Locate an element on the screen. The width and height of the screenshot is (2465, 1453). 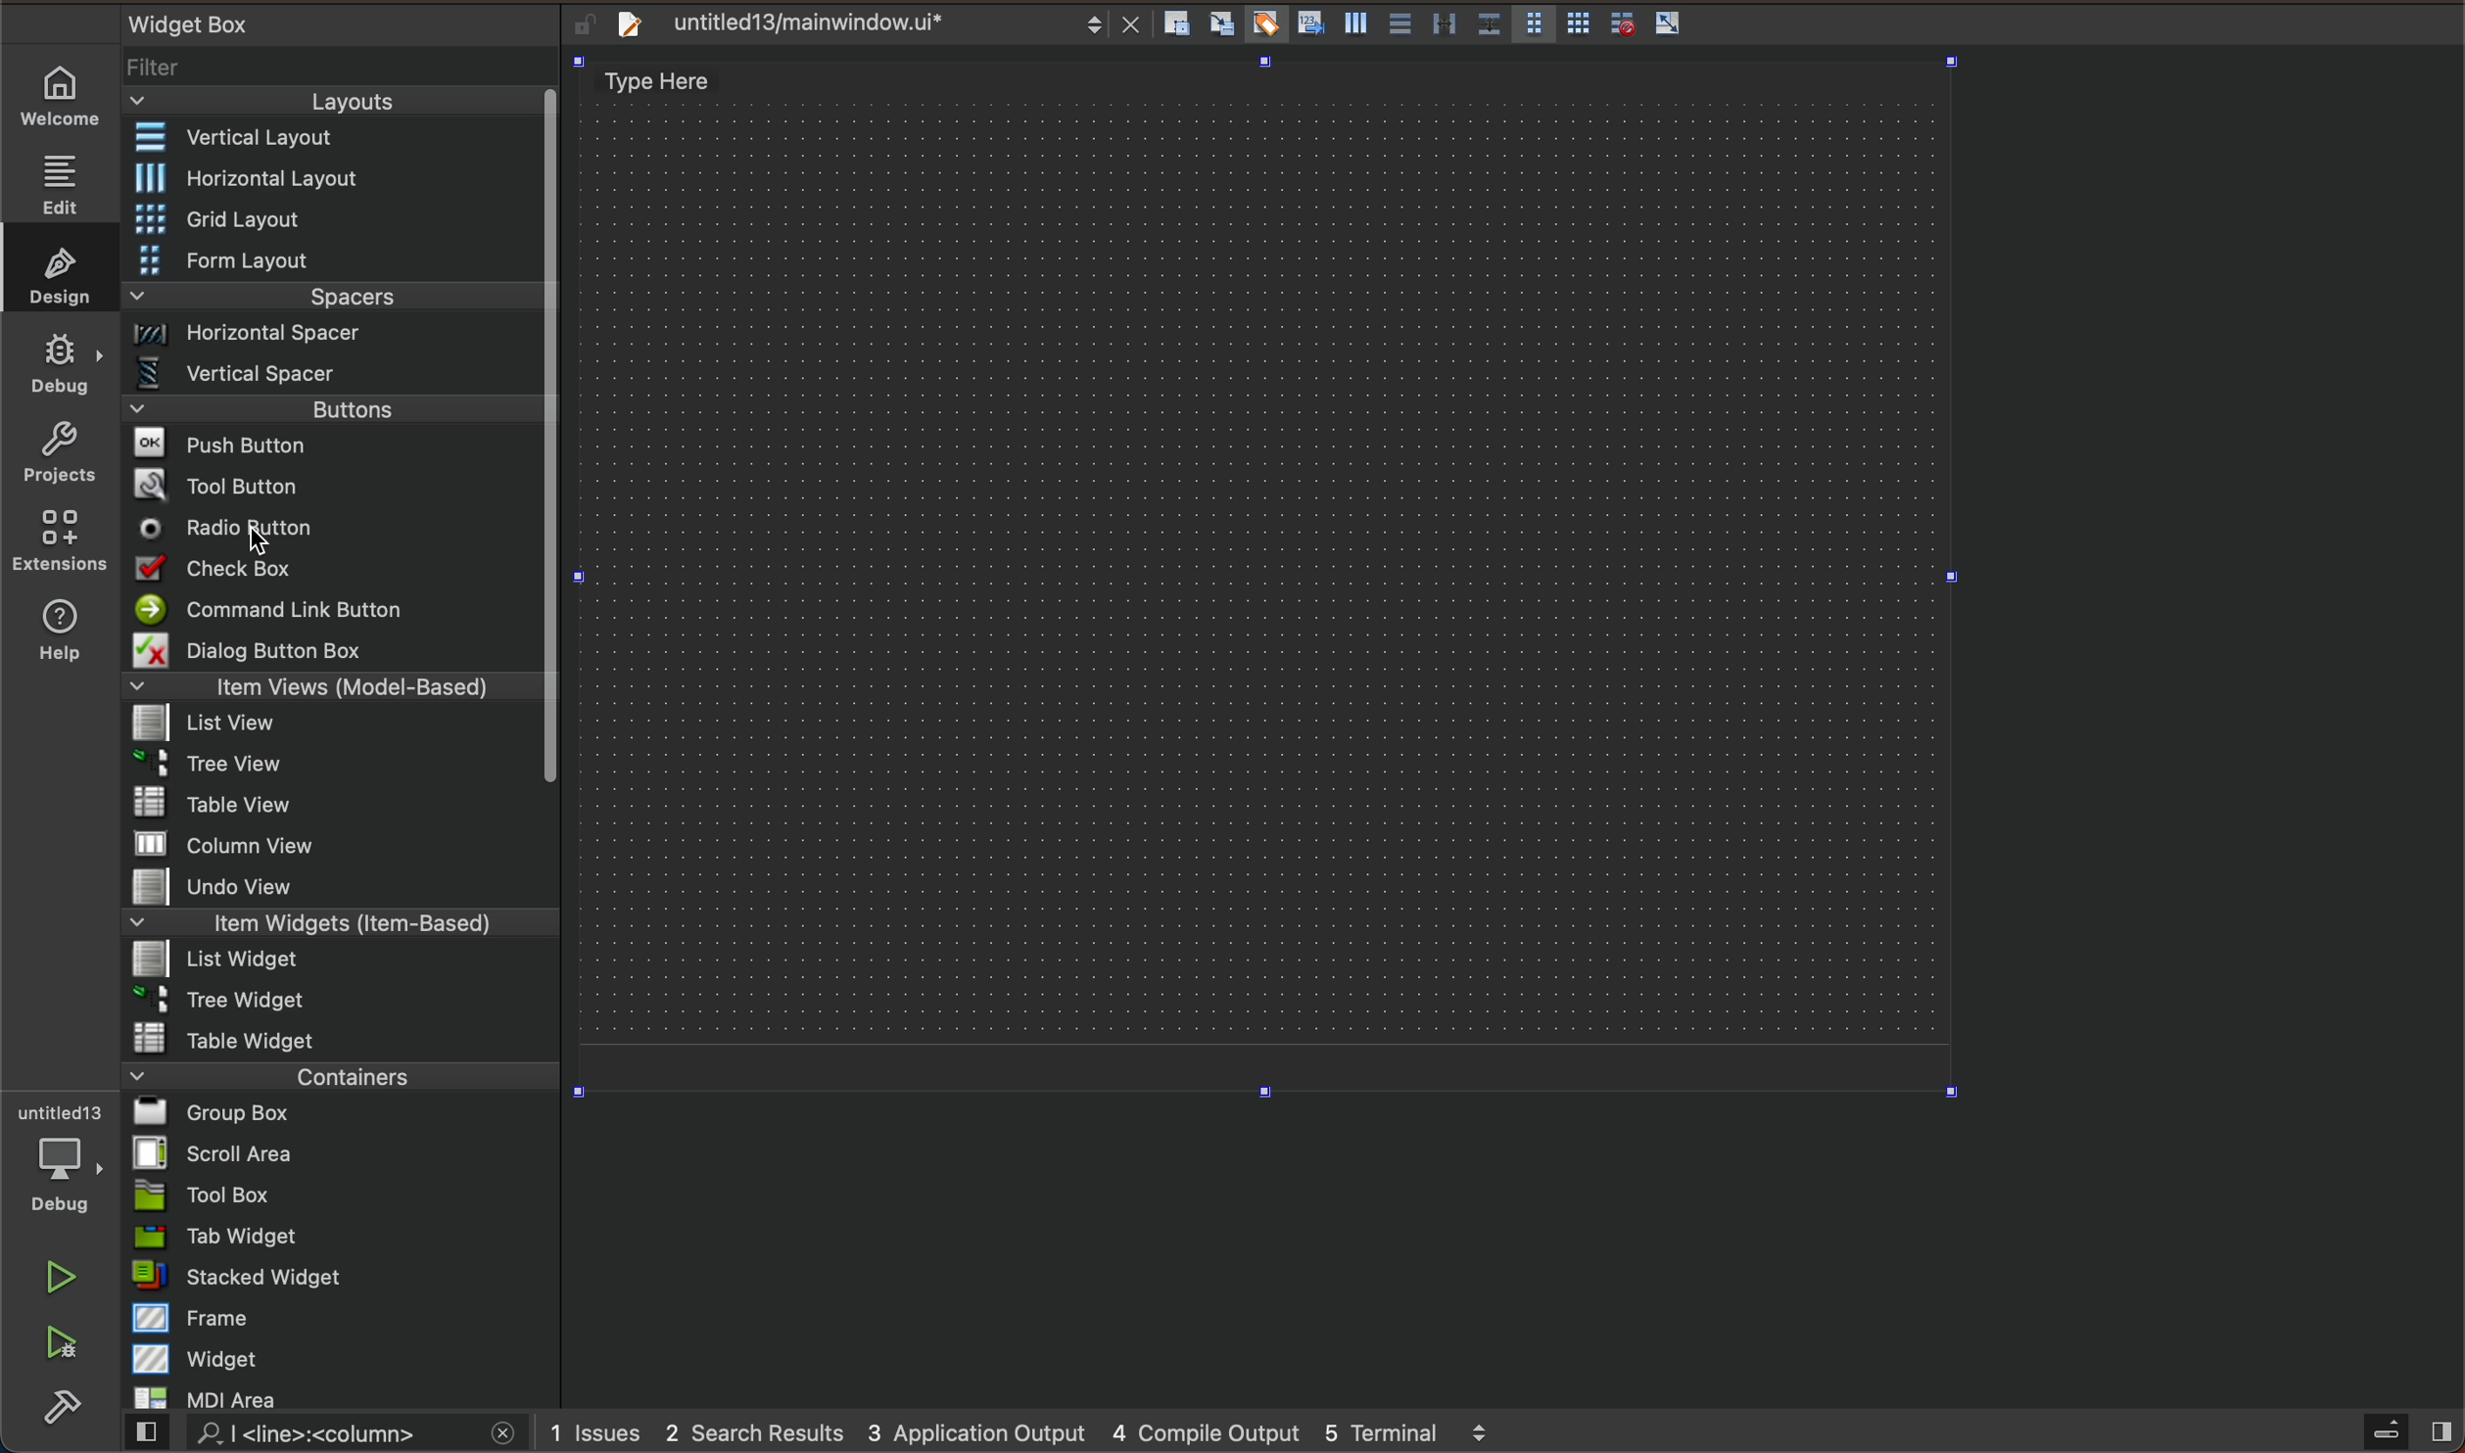
undo view is located at coordinates (341, 886).